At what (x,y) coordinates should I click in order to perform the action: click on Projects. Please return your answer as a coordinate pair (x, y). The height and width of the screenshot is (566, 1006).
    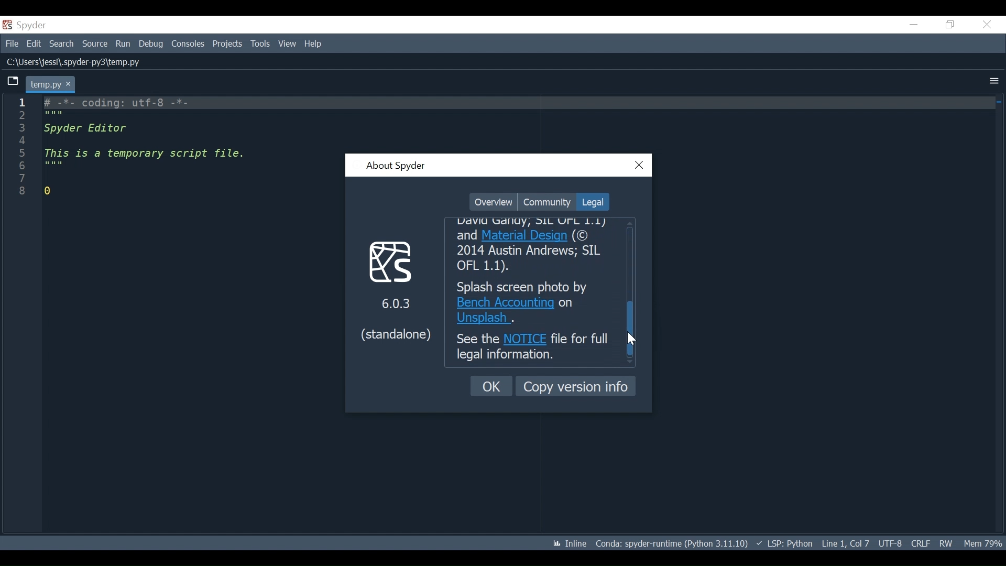
    Looking at the image, I should click on (227, 44).